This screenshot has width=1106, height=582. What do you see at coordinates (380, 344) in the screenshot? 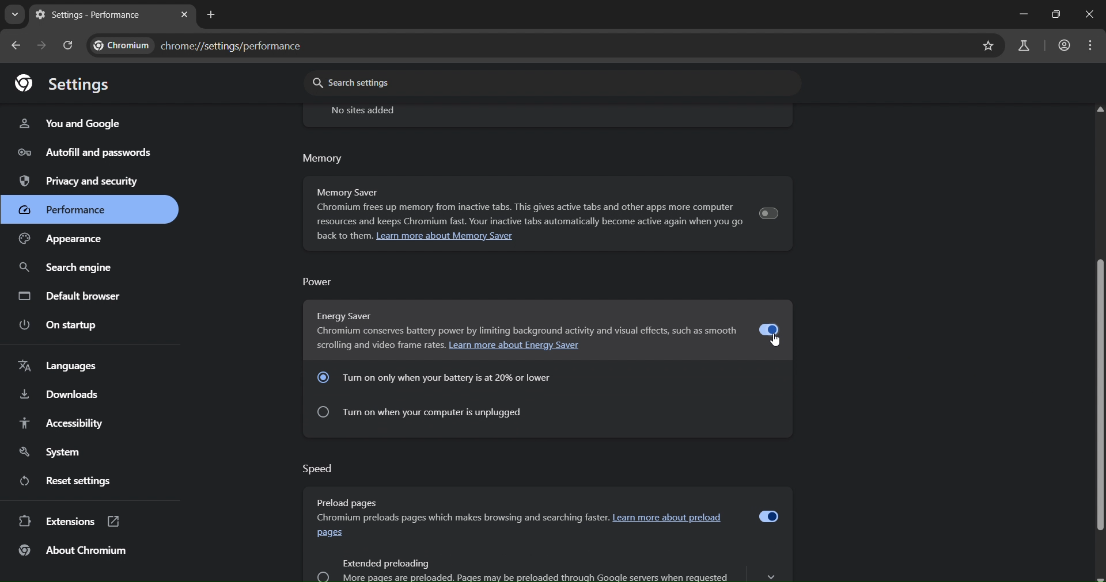
I see `scrolling and video frame rates` at bounding box center [380, 344].